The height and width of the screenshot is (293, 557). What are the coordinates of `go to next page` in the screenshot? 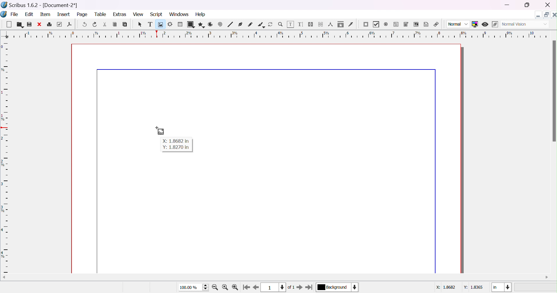 It's located at (299, 287).